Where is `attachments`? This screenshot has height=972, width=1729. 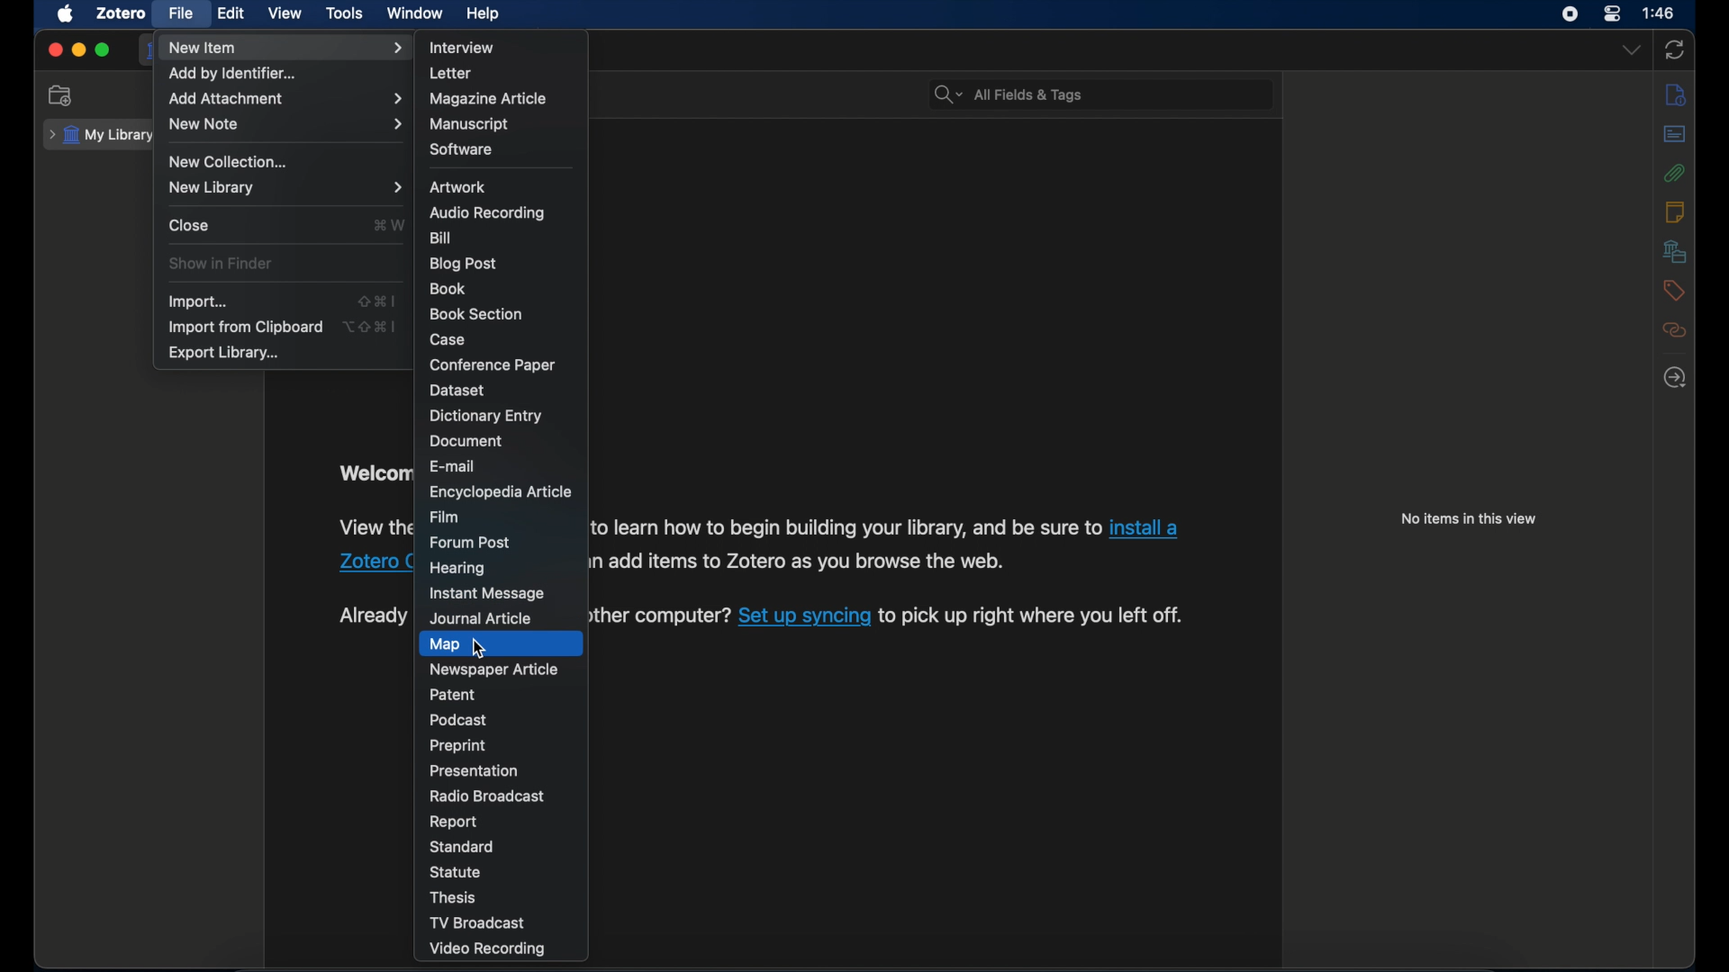
attachments is located at coordinates (1674, 173).